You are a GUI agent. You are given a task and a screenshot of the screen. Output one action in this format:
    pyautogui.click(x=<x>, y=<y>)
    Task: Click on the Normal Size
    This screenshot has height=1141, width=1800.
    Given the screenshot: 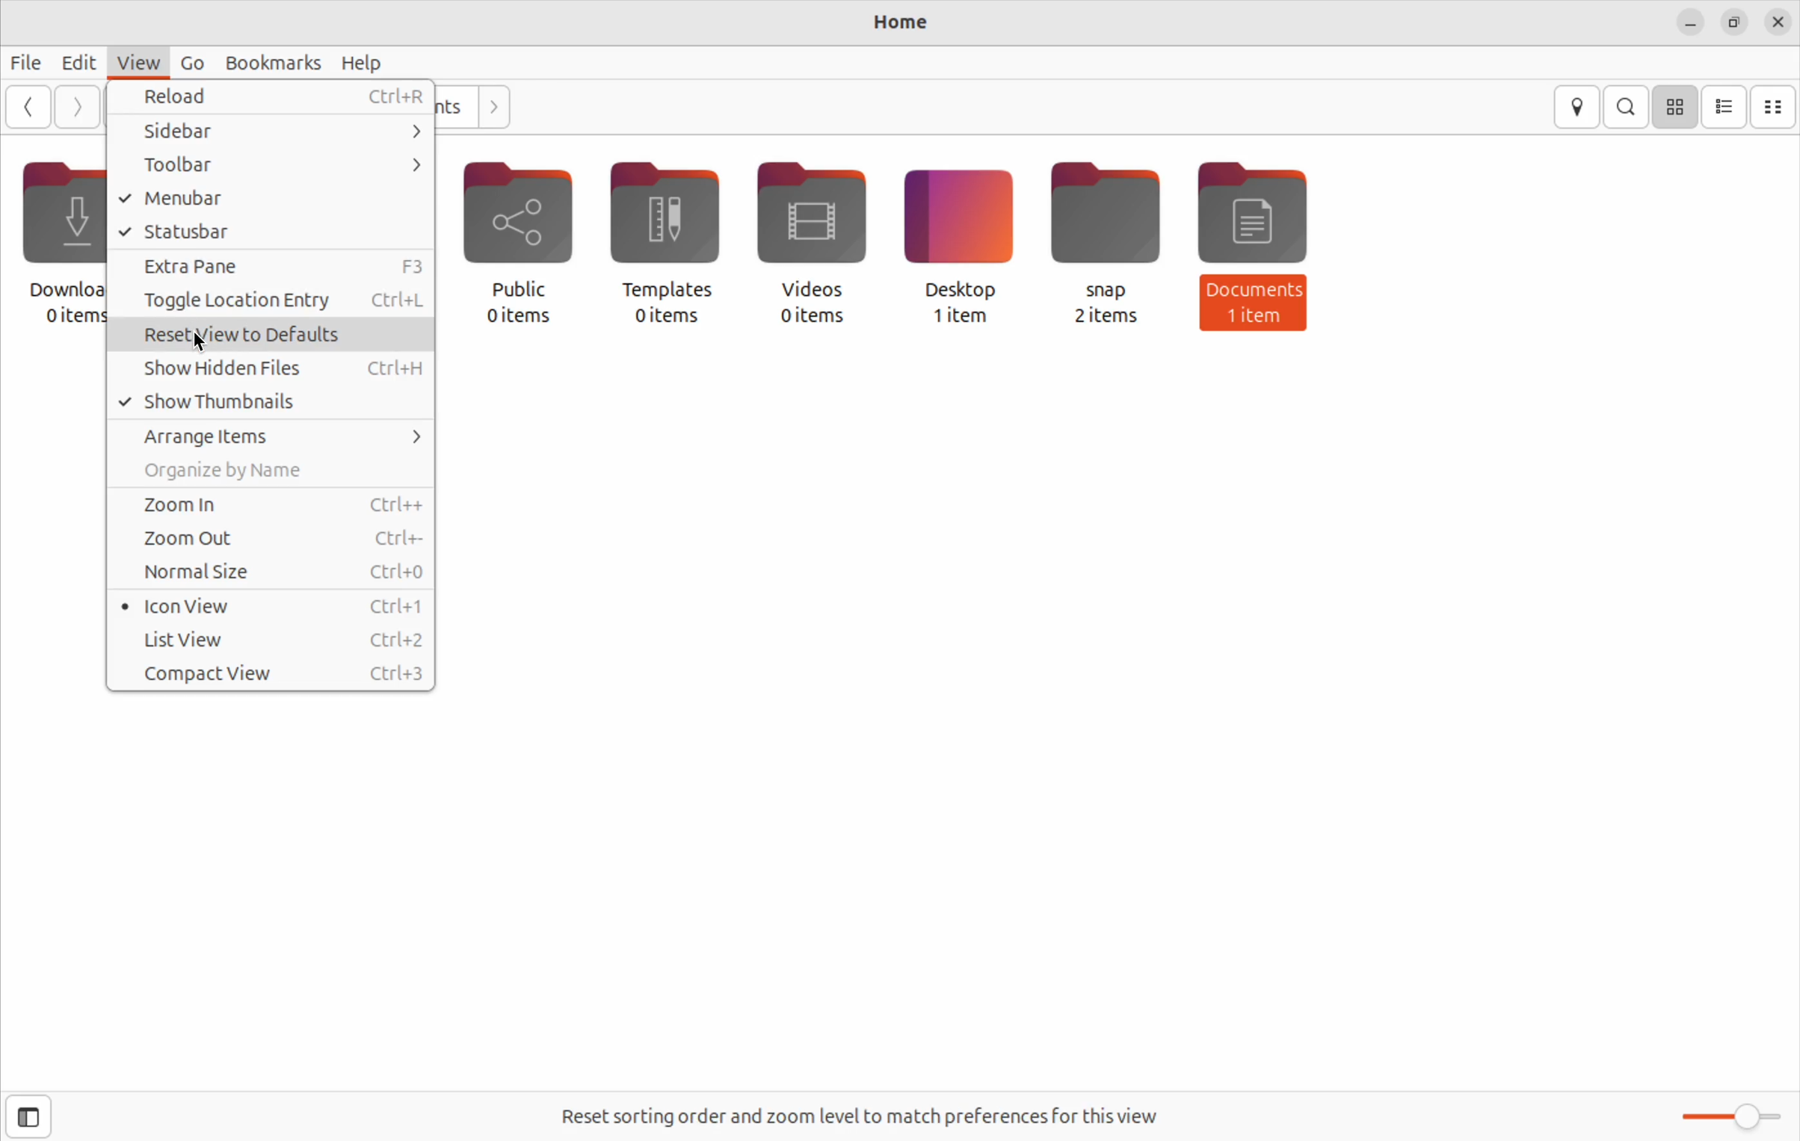 What is the action you would take?
    pyautogui.click(x=271, y=575)
    